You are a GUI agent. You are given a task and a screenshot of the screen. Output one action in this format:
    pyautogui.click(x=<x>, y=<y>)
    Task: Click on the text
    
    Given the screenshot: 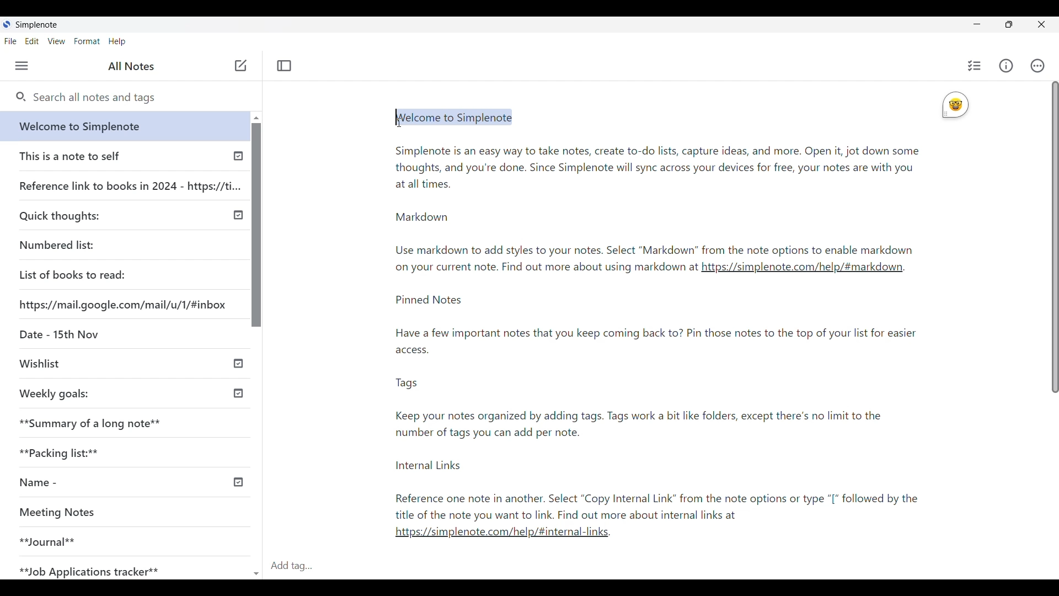 What is the action you would take?
    pyautogui.click(x=667, y=409)
    